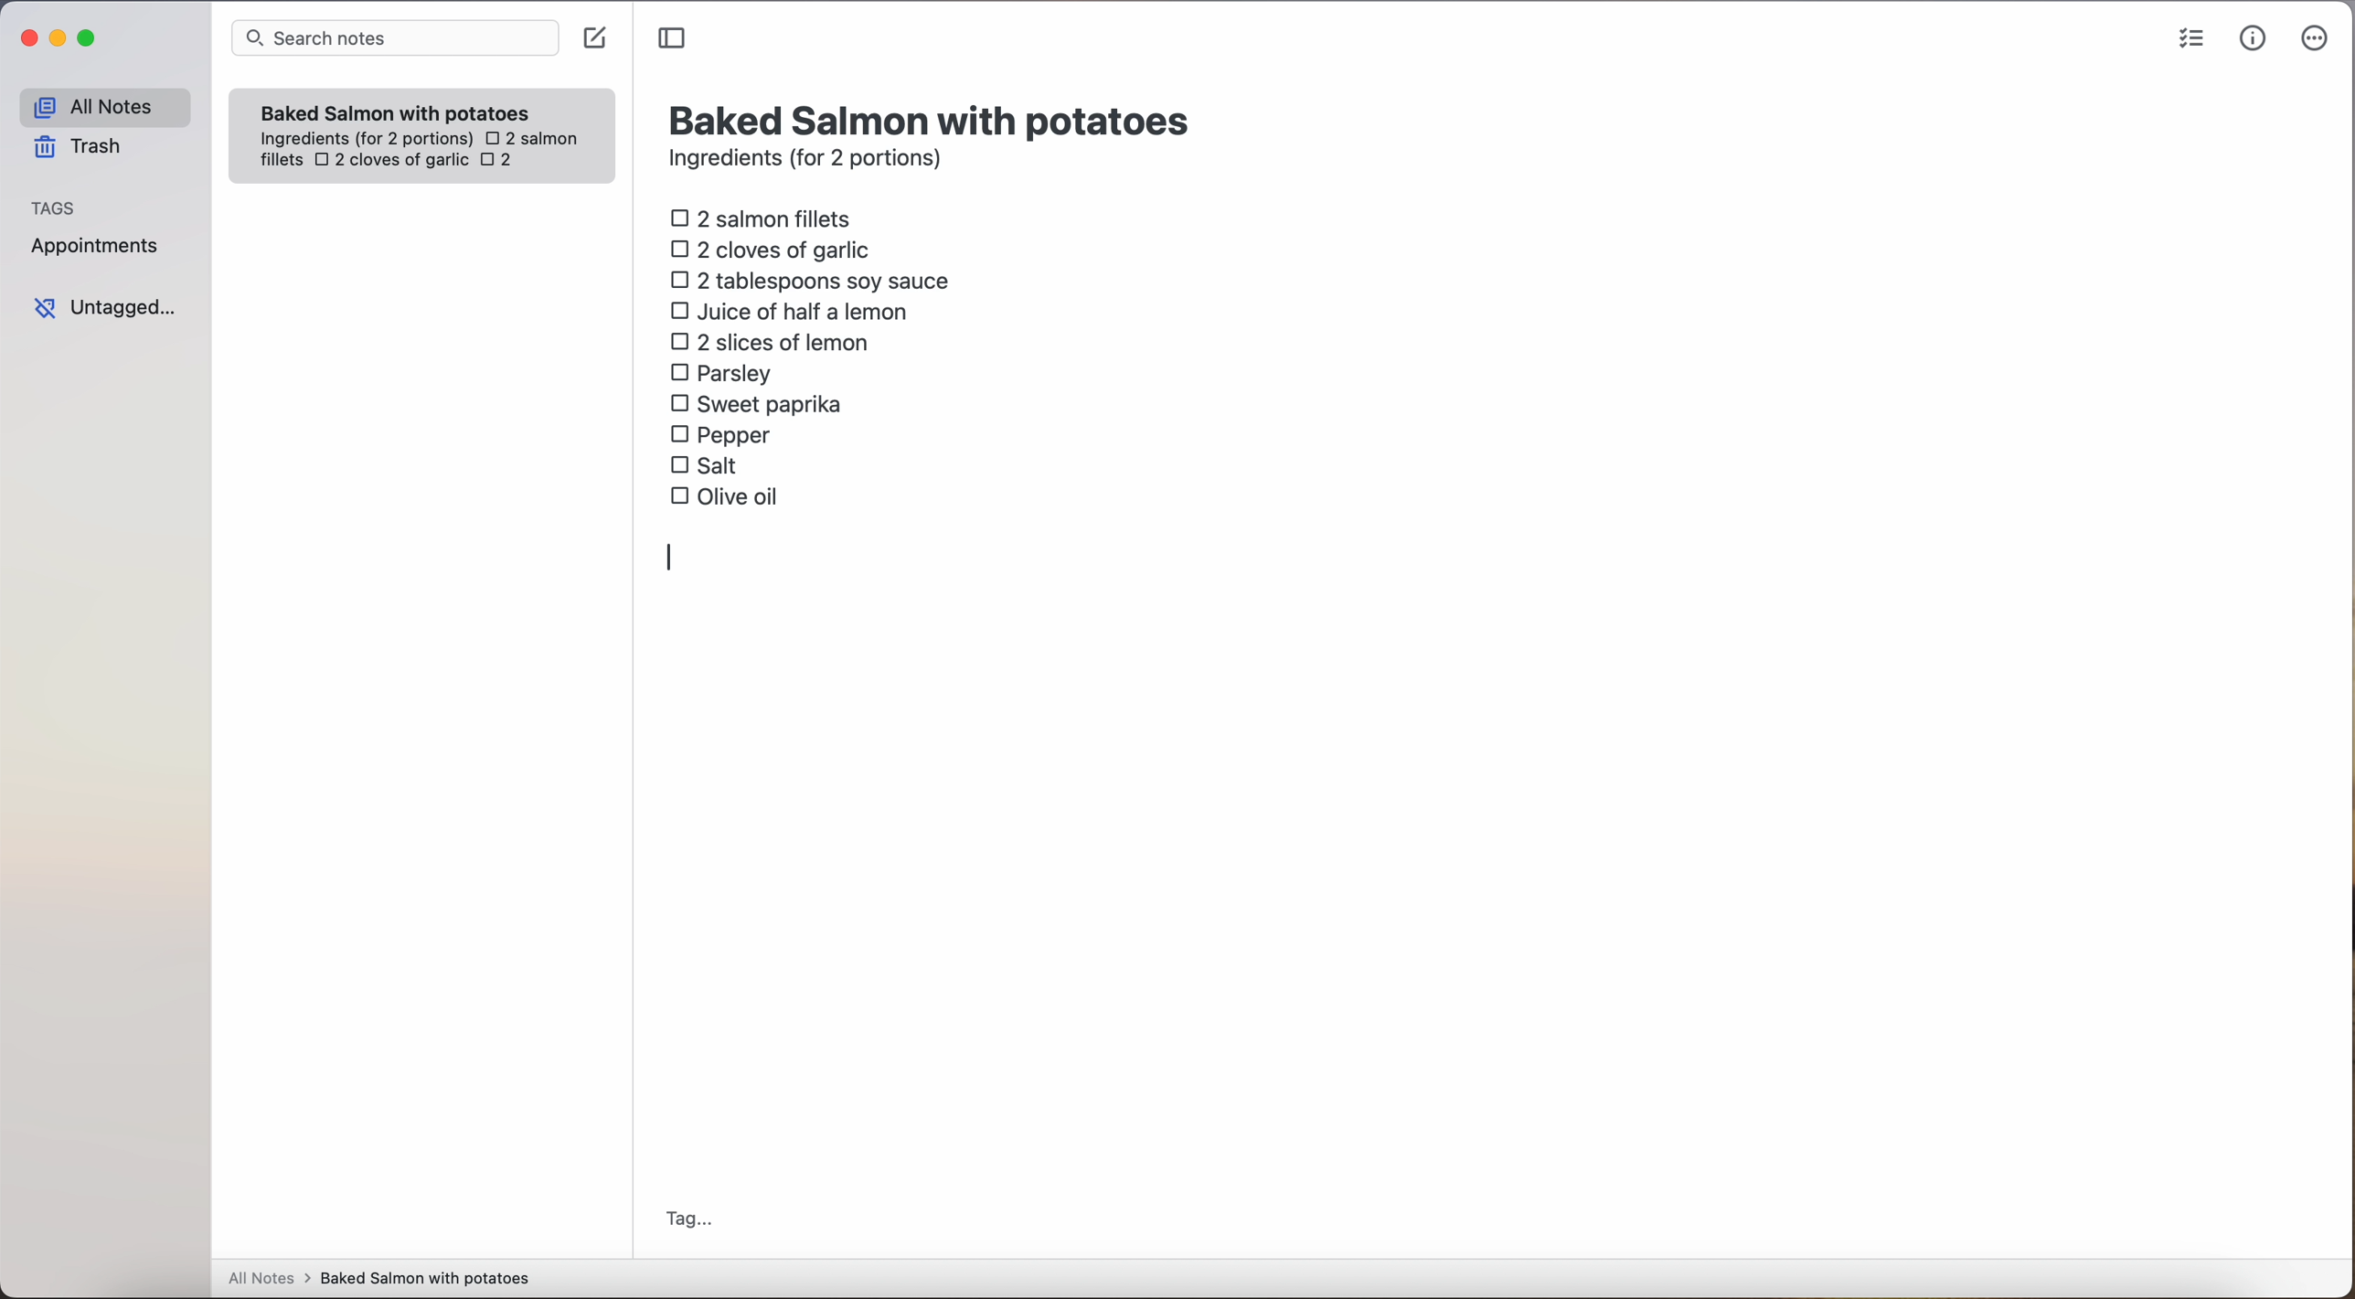  I want to click on fillets, so click(282, 161).